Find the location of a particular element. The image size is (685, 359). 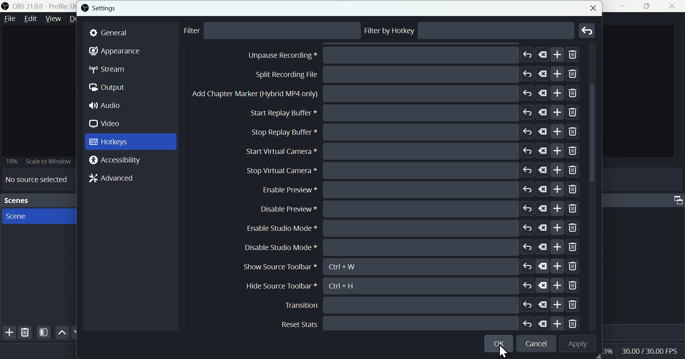

Filter is located at coordinates (44, 333).